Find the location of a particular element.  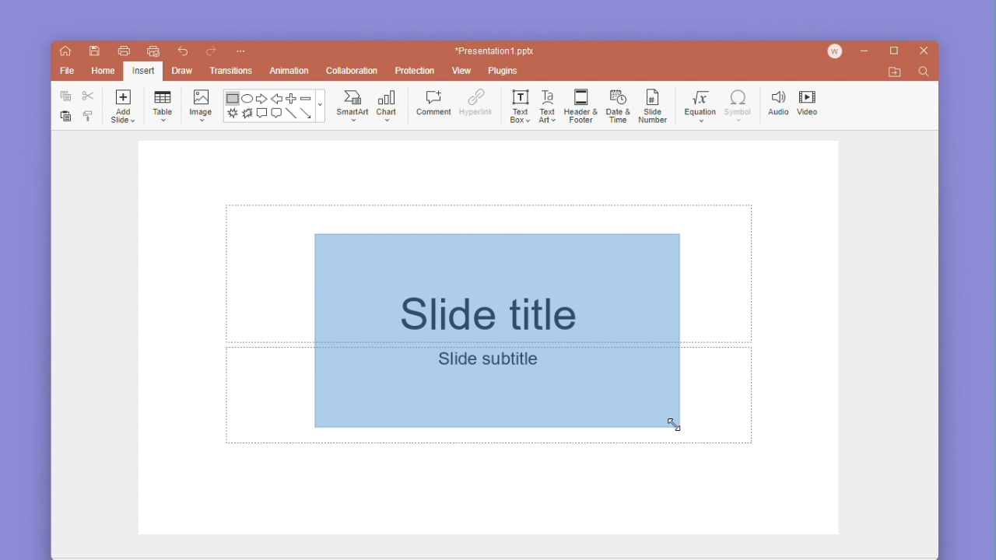

undo is located at coordinates (181, 51).